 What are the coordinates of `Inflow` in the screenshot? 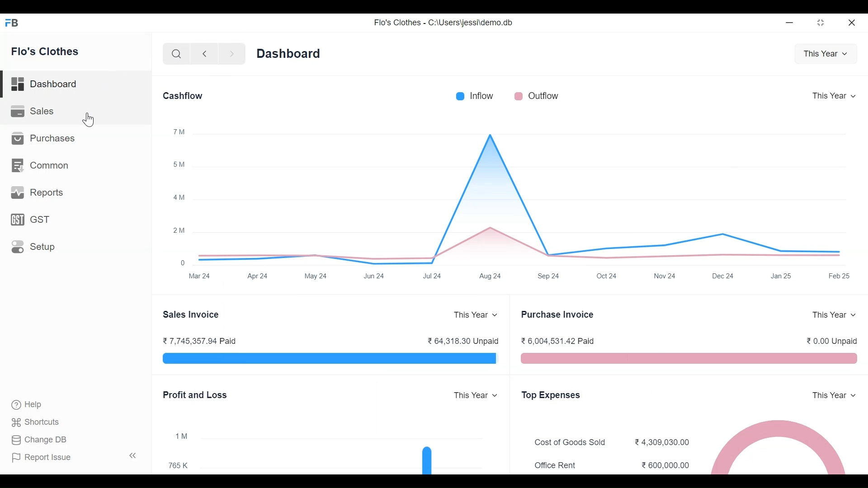 It's located at (481, 95).